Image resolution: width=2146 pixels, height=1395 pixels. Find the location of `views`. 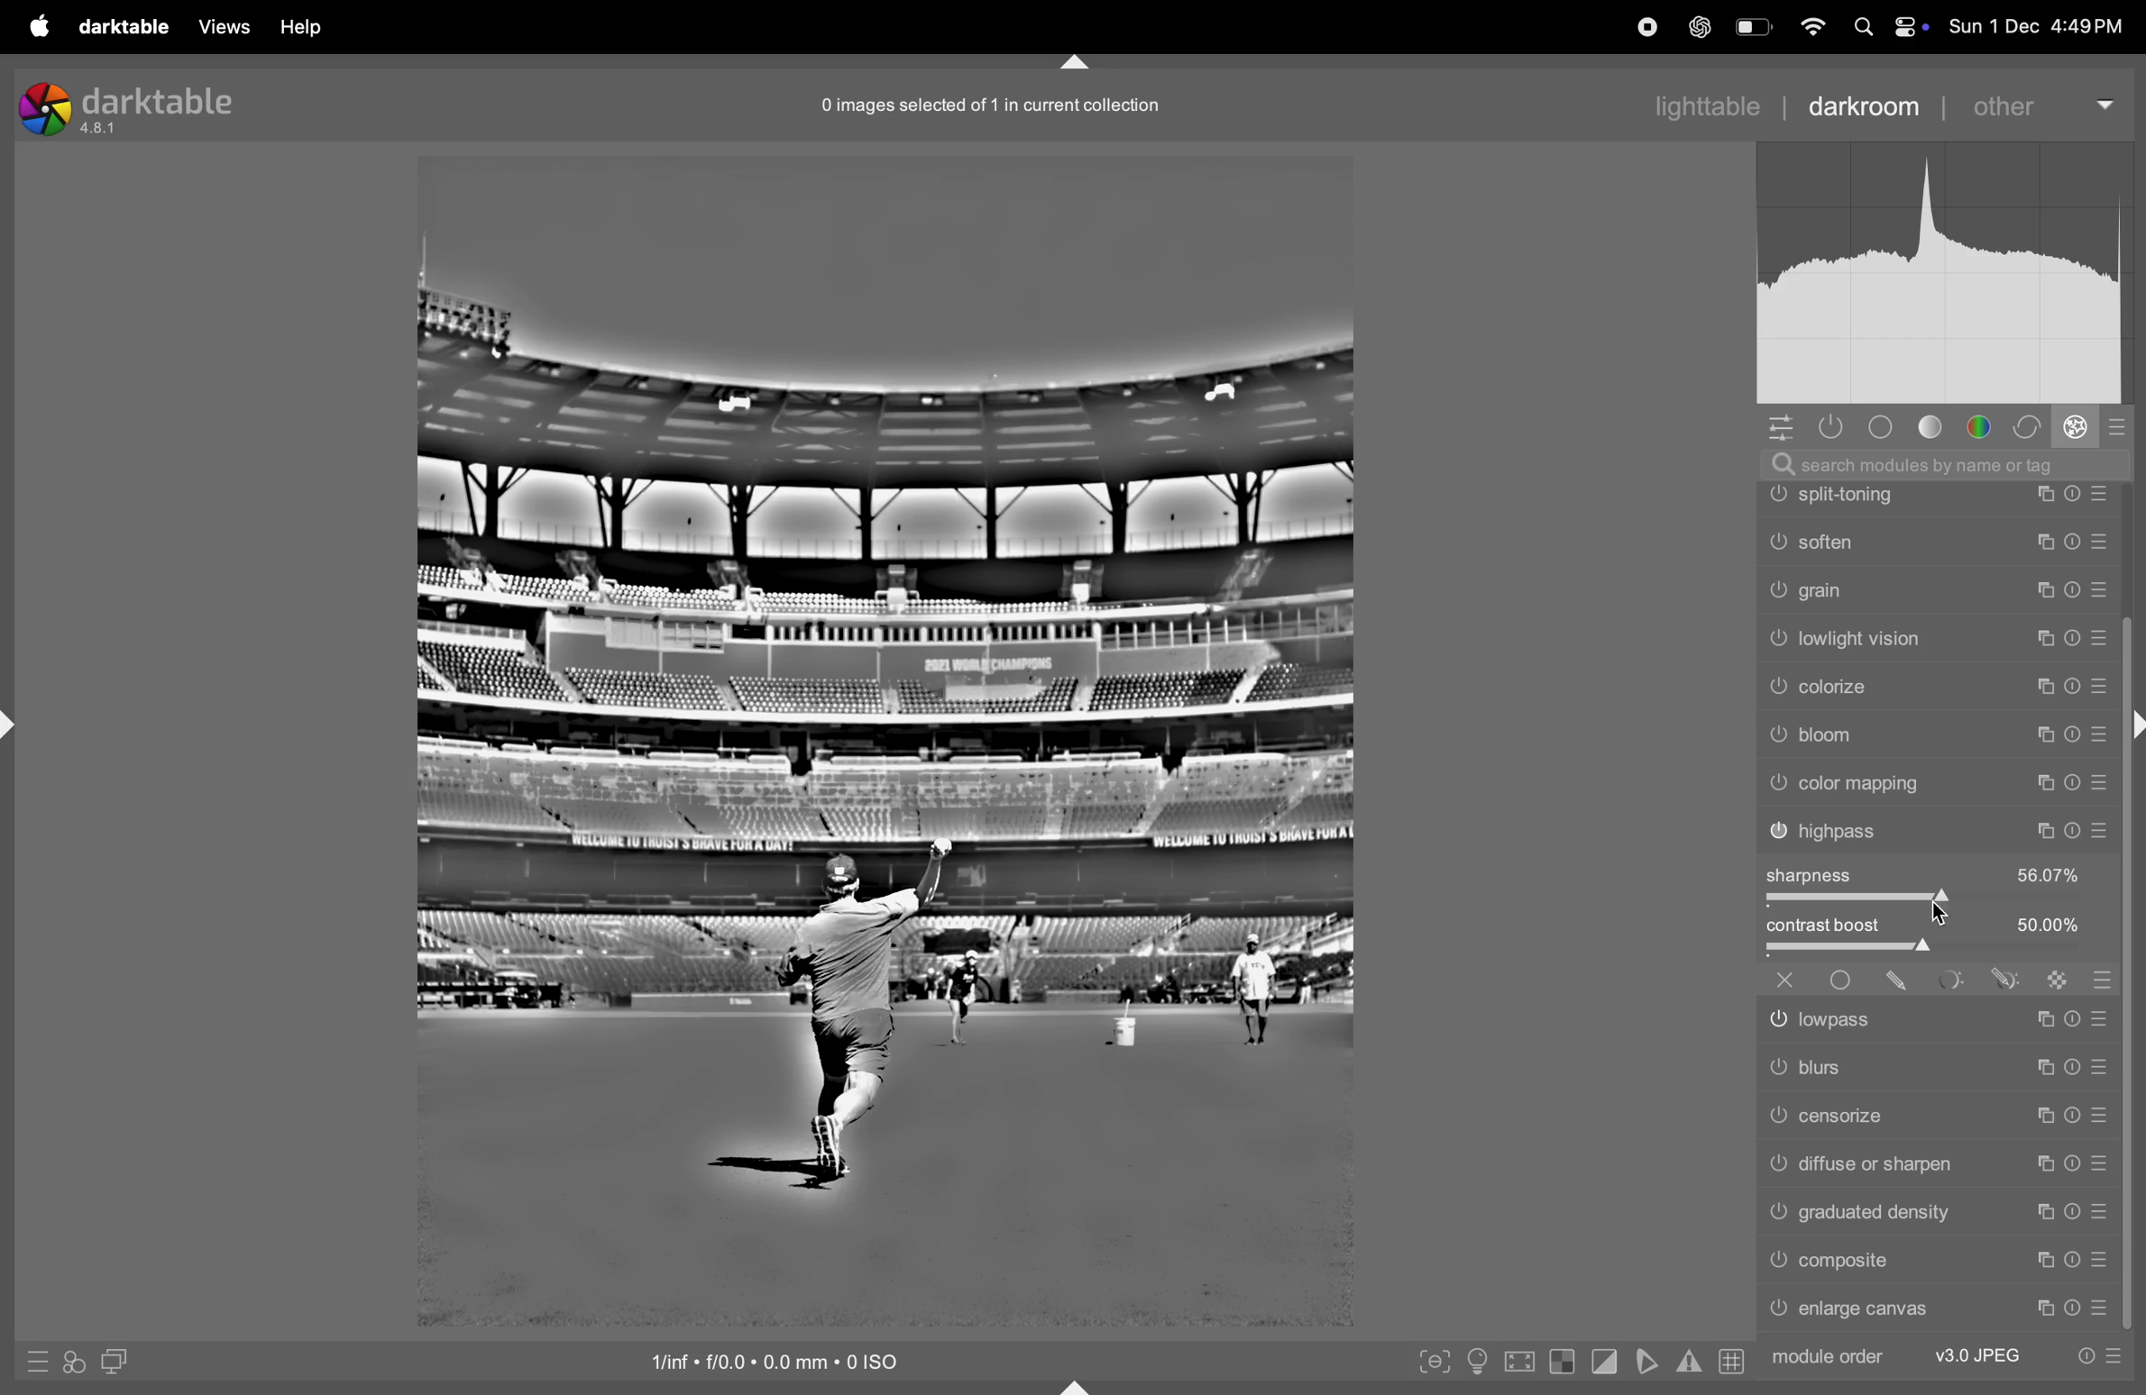

views is located at coordinates (222, 27).